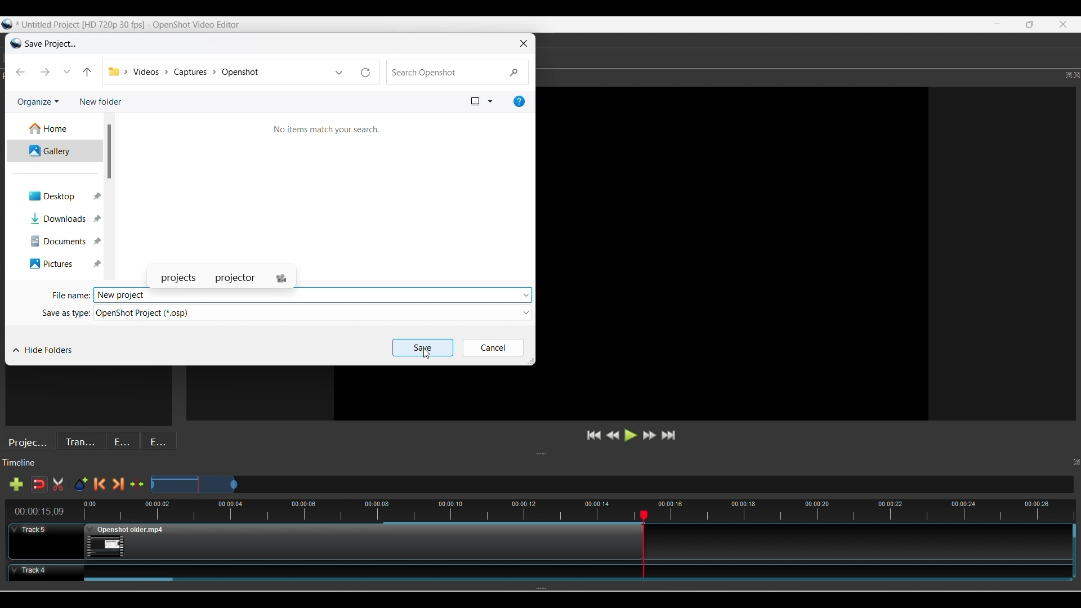 Image resolution: width=1081 pixels, height=608 pixels. I want to click on Horizontal slide bar, so click(128, 580).